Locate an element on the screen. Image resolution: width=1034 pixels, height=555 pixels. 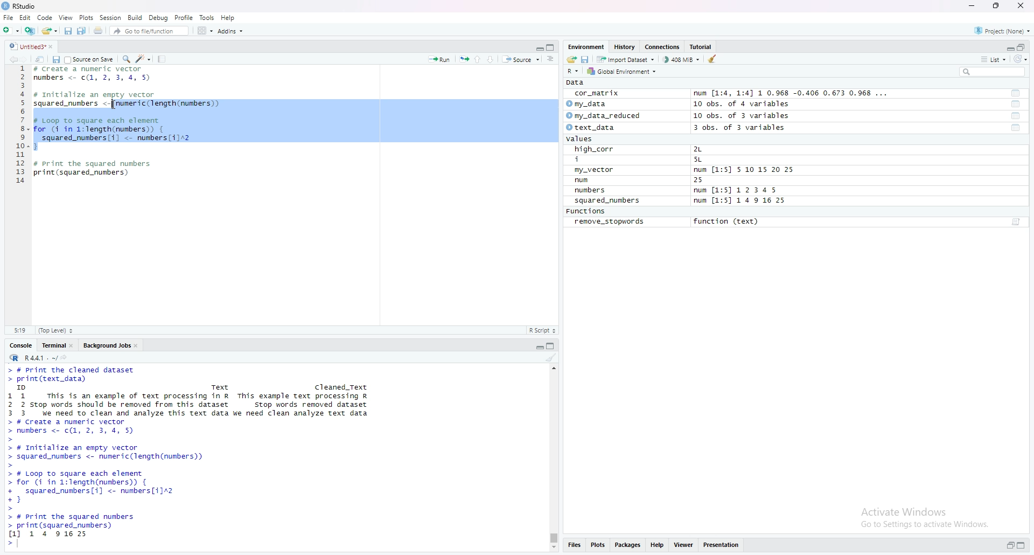
10 obs. of 3 variables is located at coordinates (742, 116).